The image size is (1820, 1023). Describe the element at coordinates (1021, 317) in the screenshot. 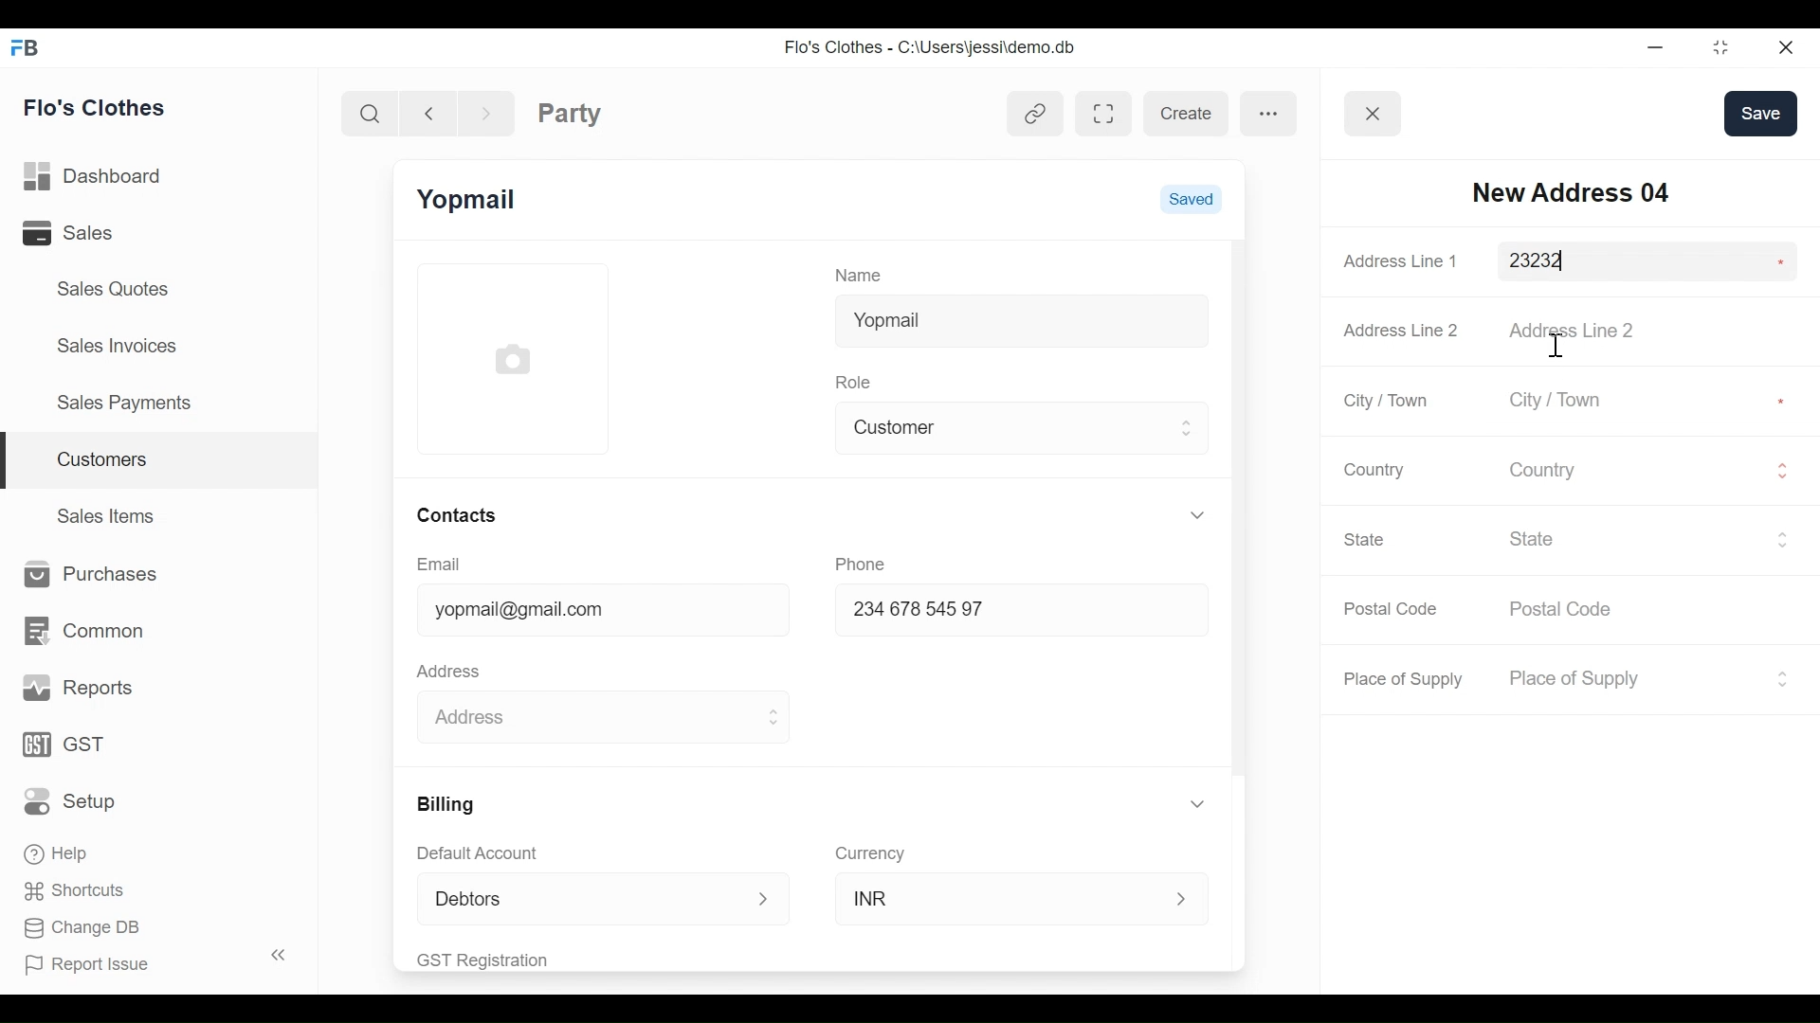

I see `Yopmail` at that location.